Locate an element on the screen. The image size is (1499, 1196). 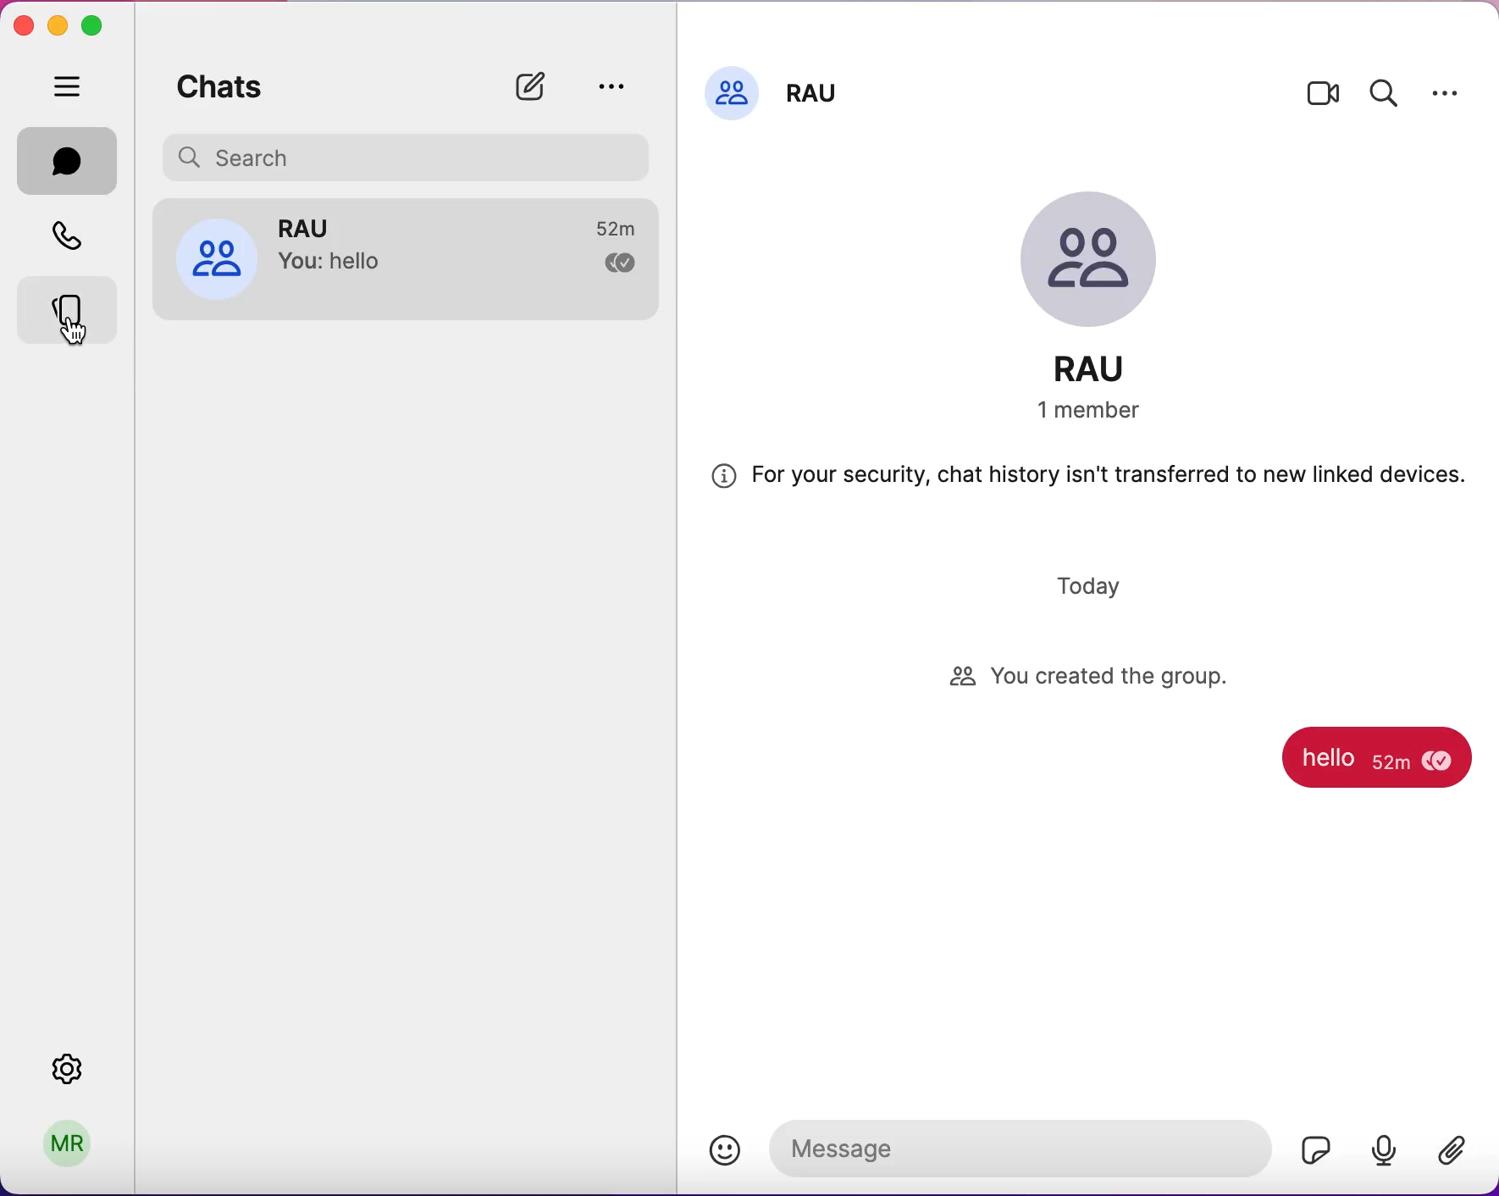
search is located at coordinates (1391, 95).